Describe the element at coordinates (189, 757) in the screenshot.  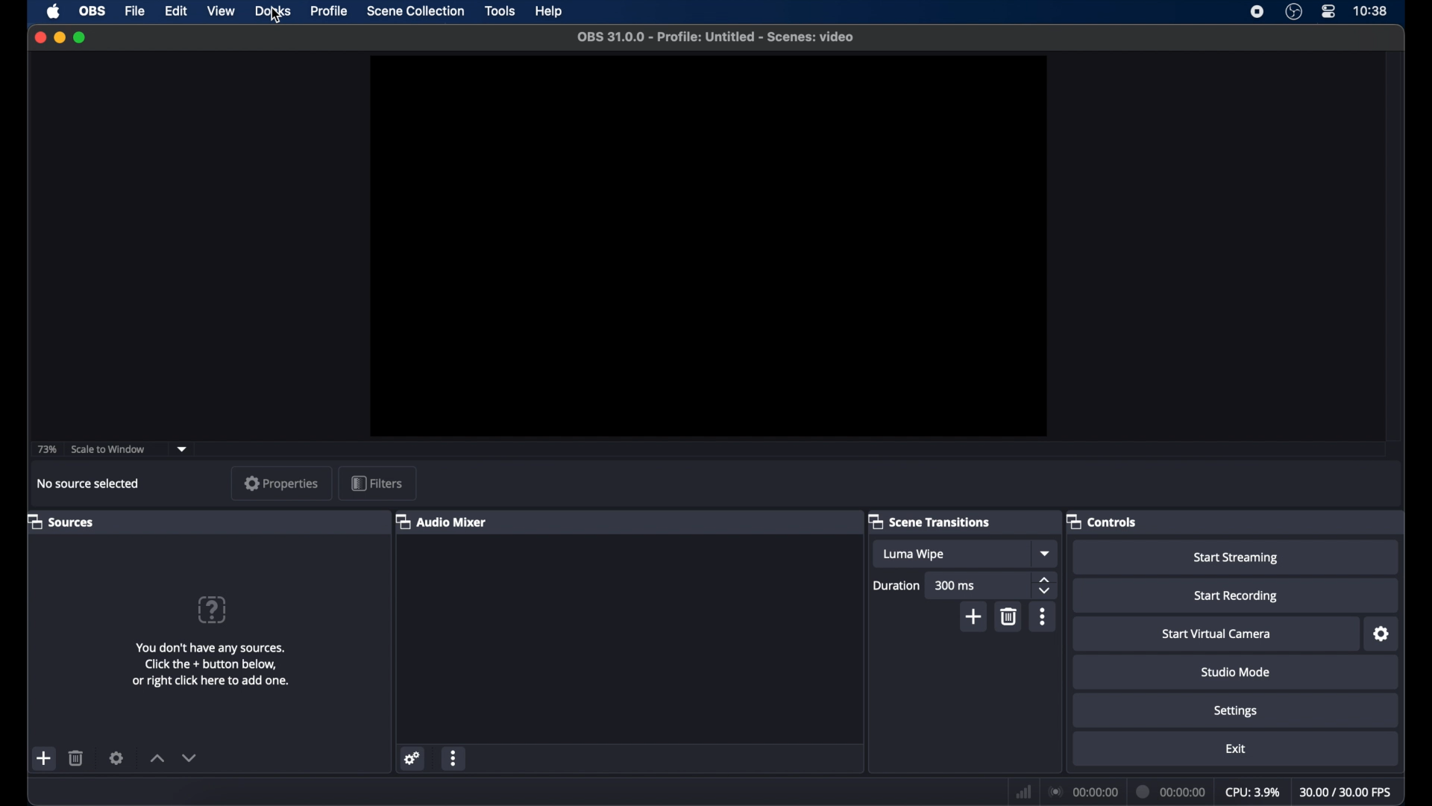
I see `decrement` at that location.